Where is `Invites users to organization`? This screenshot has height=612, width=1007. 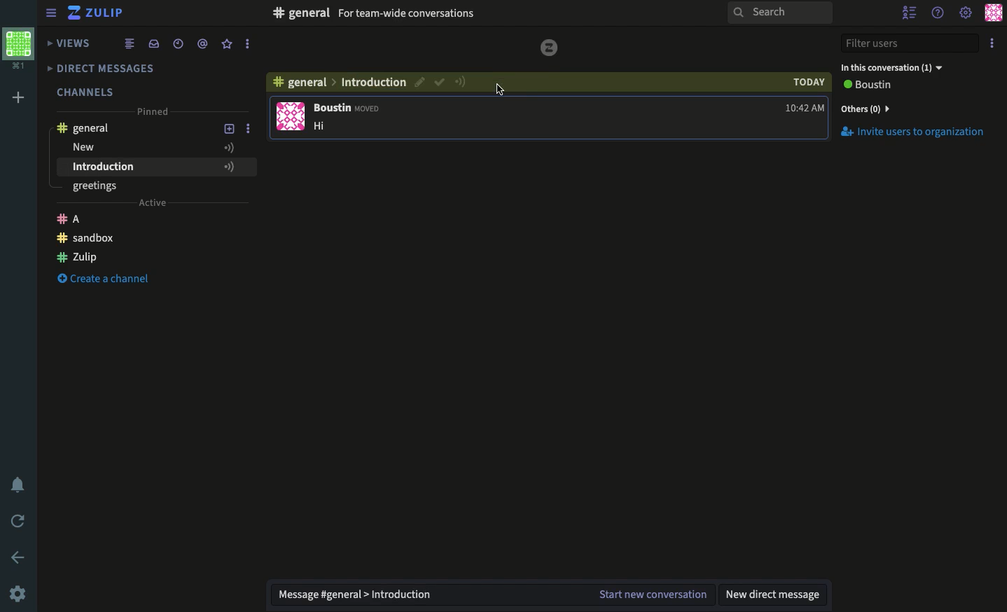
Invites users to organization is located at coordinates (915, 108).